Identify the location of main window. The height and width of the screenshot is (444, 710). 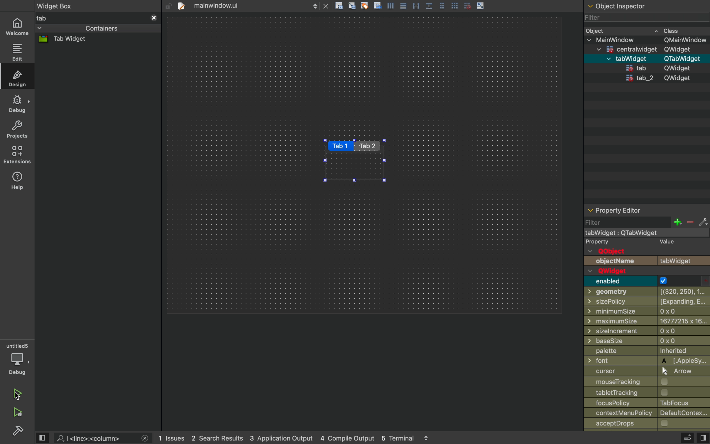
(645, 41).